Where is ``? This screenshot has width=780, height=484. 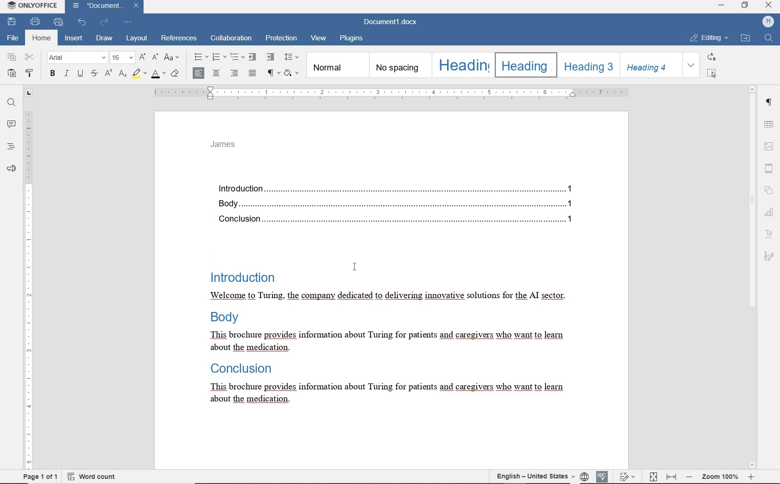  is located at coordinates (240, 367).